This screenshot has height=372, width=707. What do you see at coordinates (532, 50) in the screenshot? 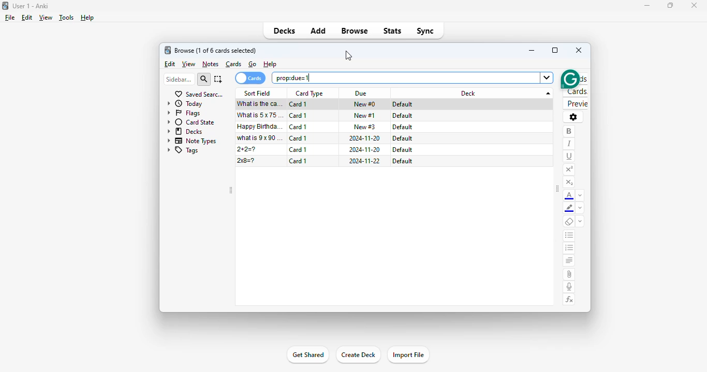
I see `minimize` at bounding box center [532, 50].